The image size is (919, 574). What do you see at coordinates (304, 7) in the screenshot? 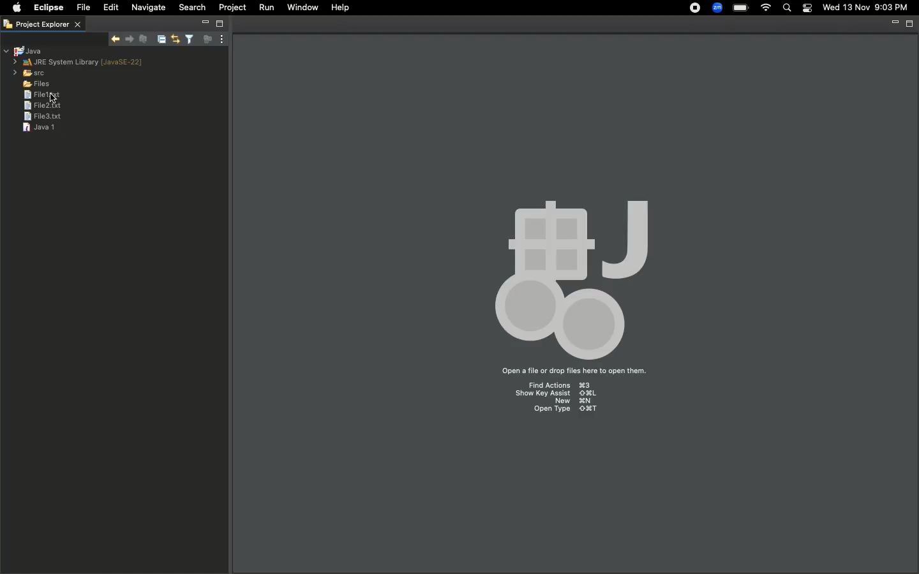
I see `Window` at bounding box center [304, 7].